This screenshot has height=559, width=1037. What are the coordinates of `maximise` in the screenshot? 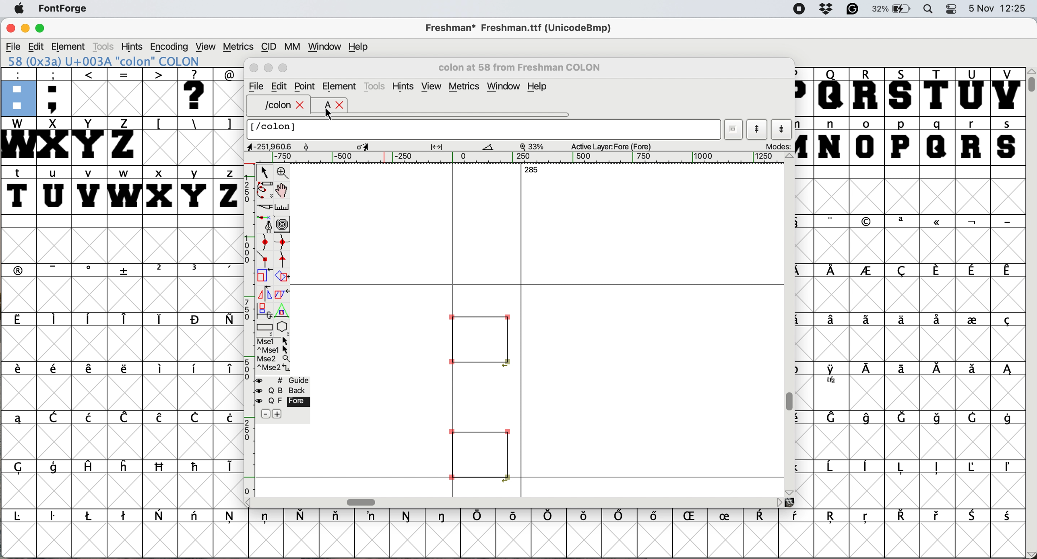 It's located at (42, 27).